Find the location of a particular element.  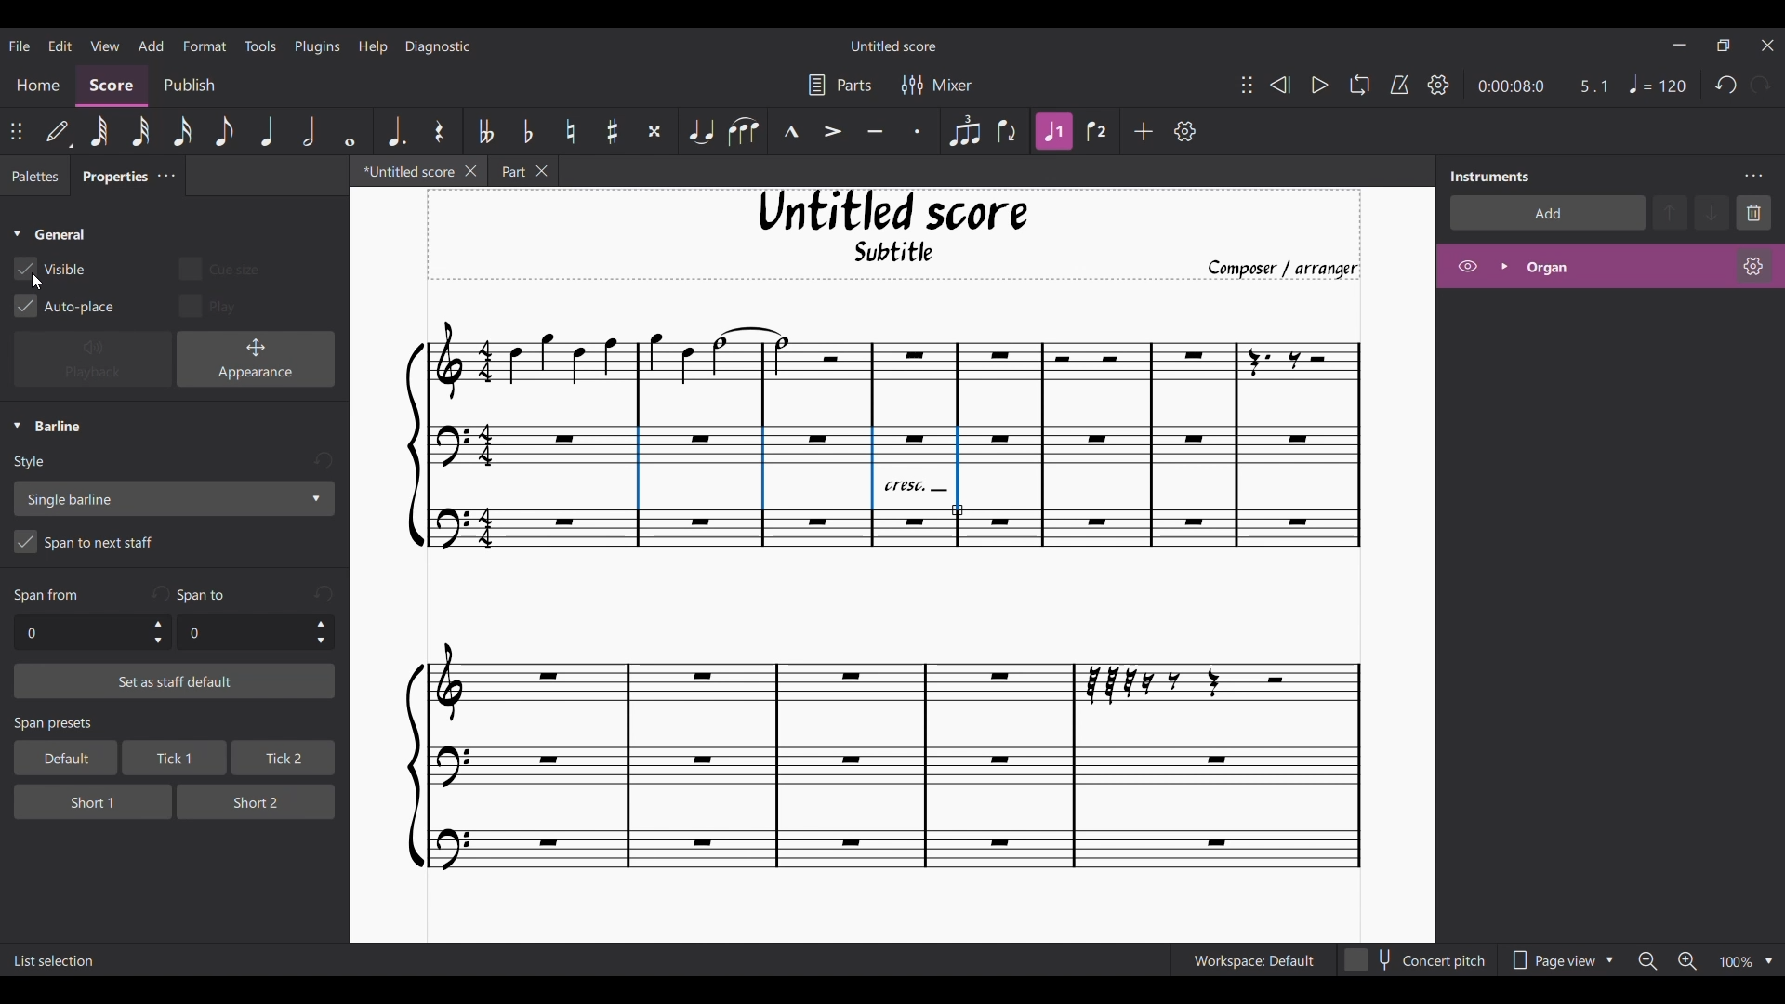

default is located at coordinates (59, 758).